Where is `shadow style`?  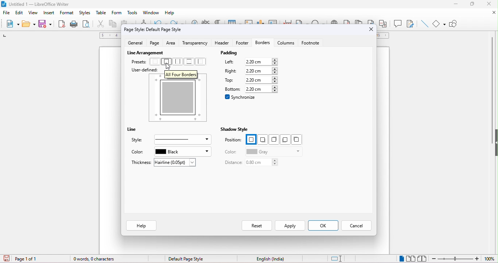 shadow style is located at coordinates (234, 129).